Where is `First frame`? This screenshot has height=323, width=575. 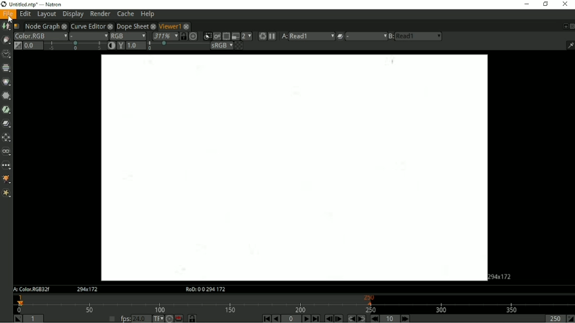
First frame is located at coordinates (266, 319).